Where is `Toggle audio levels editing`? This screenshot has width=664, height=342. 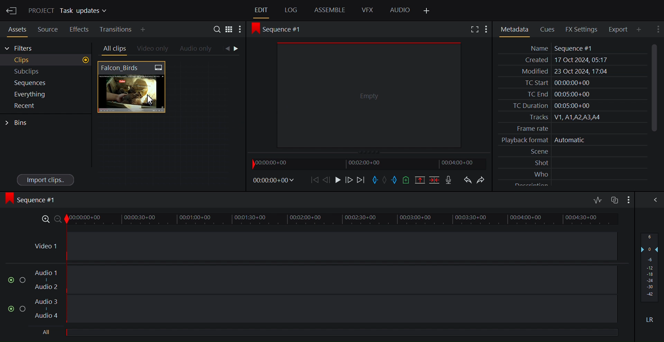 Toggle audio levels editing is located at coordinates (598, 199).